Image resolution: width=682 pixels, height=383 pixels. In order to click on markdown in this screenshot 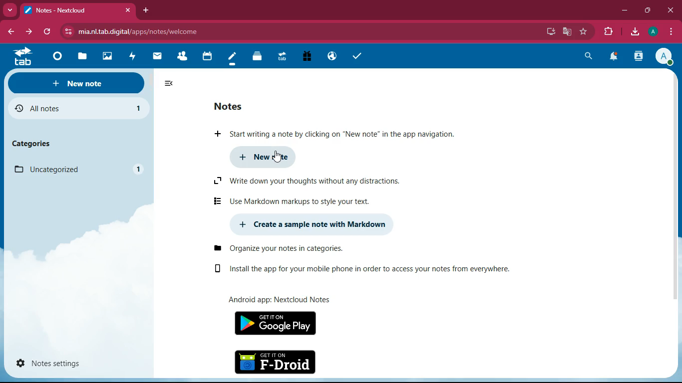, I will do `click(291, 202)`.